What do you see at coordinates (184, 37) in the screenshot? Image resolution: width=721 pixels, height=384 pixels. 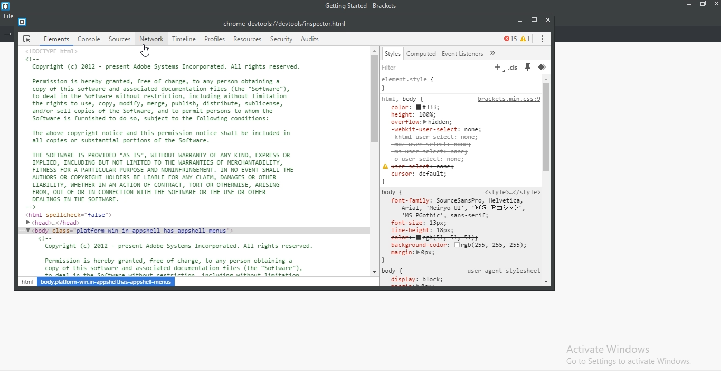 I see `timeline` at bounding box center [184, 37].